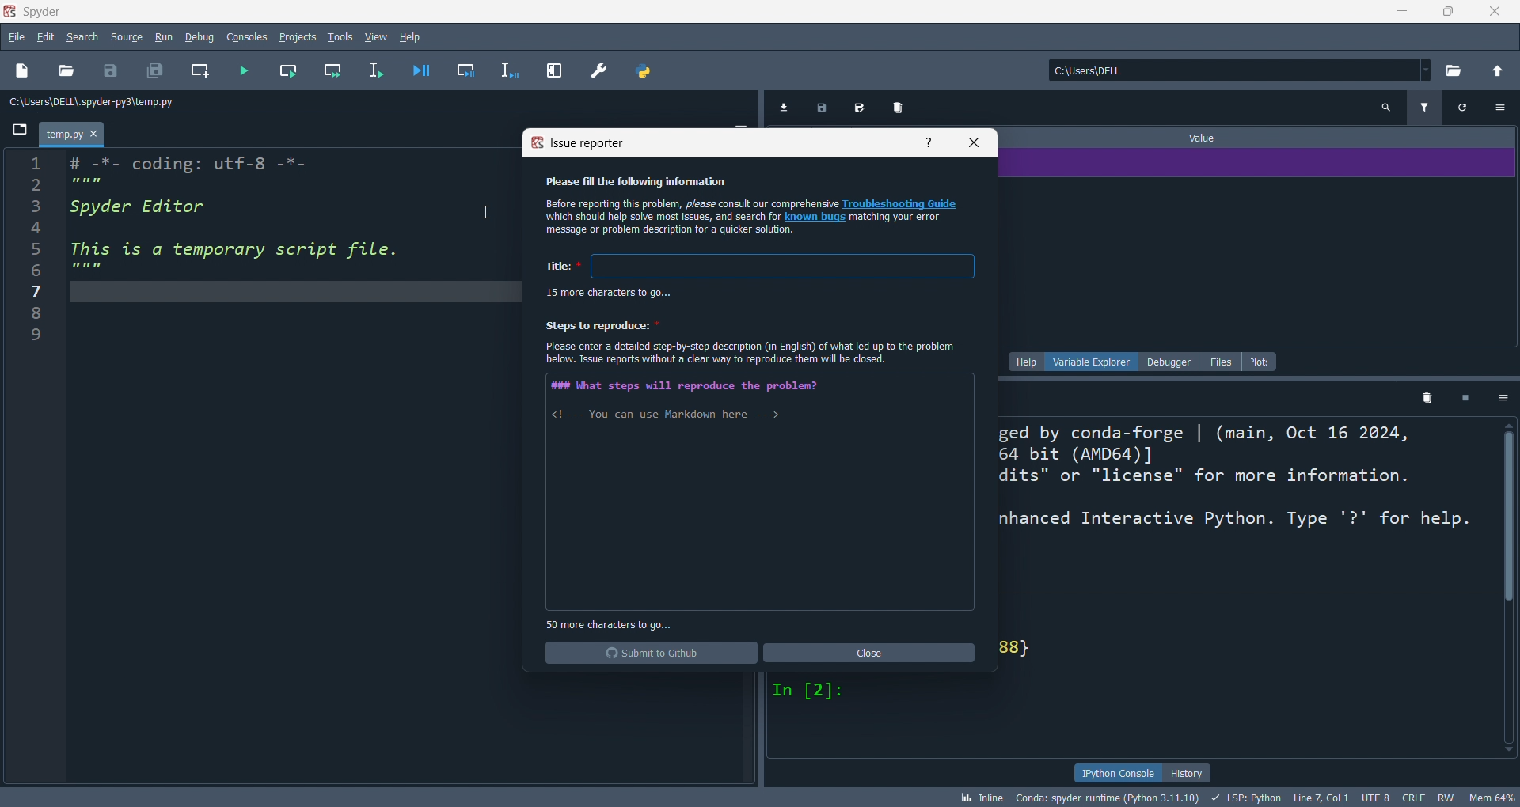  I want to click on view, so click(378, 38).